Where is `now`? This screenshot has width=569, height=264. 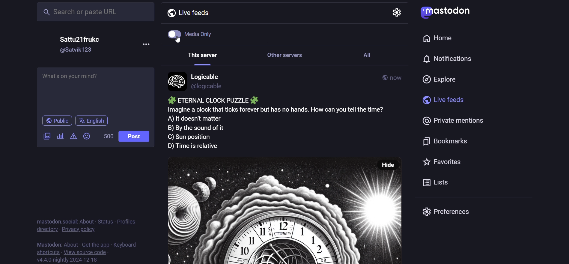
now is located at coordinates (397, 76).